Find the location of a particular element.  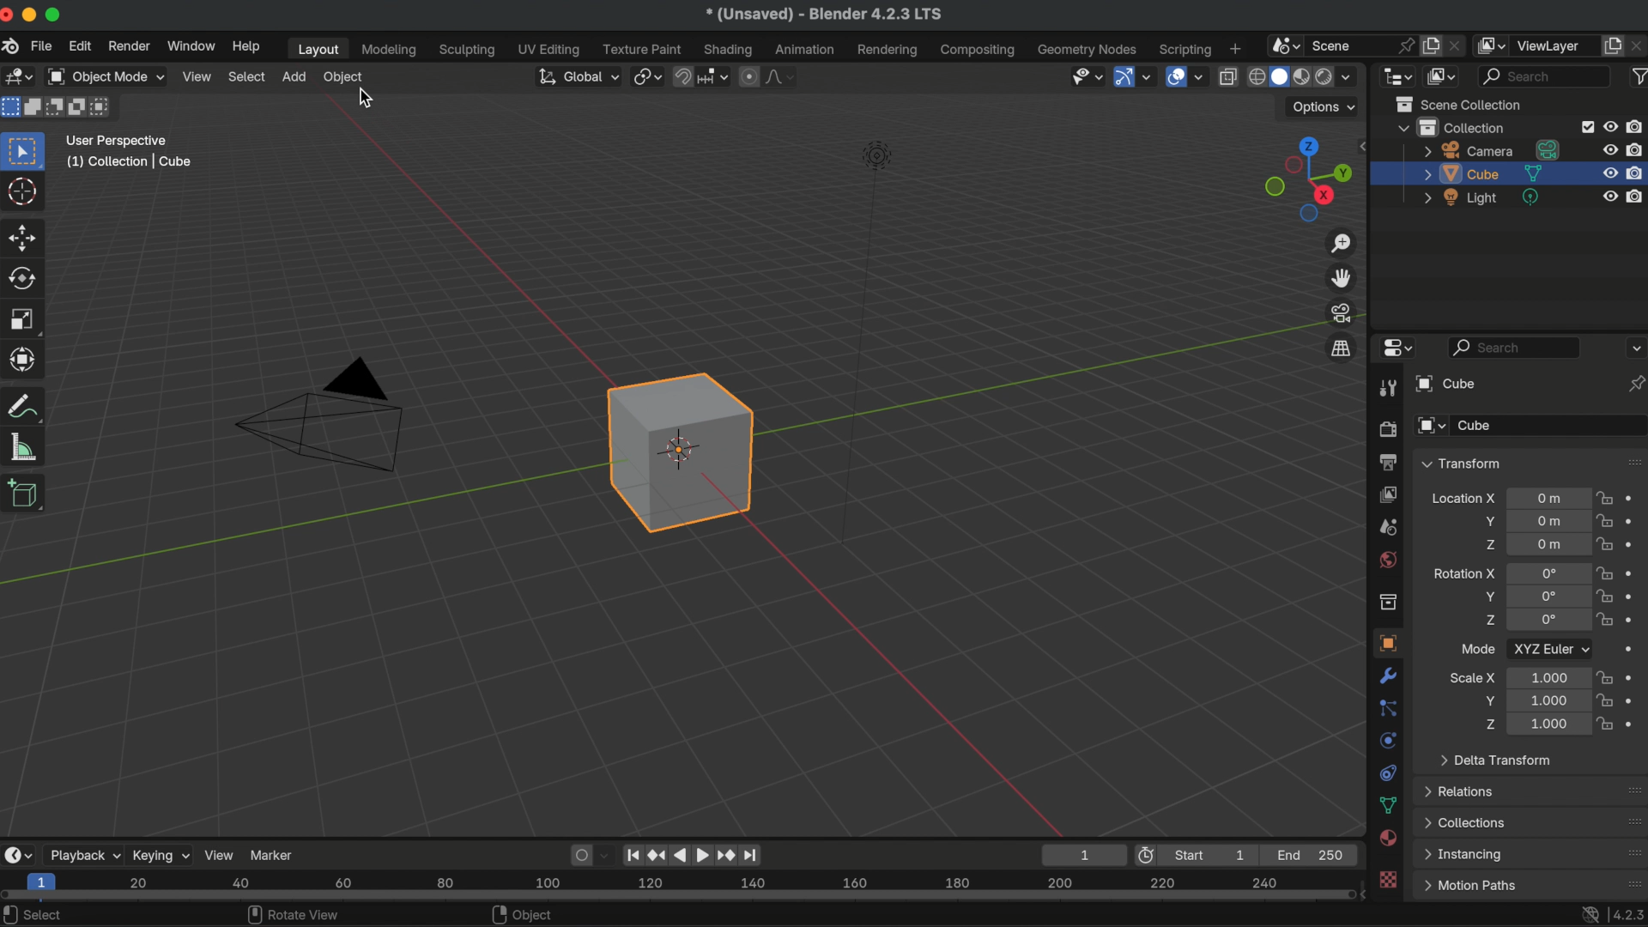

disable in render is located at coordinates (1637, 195).